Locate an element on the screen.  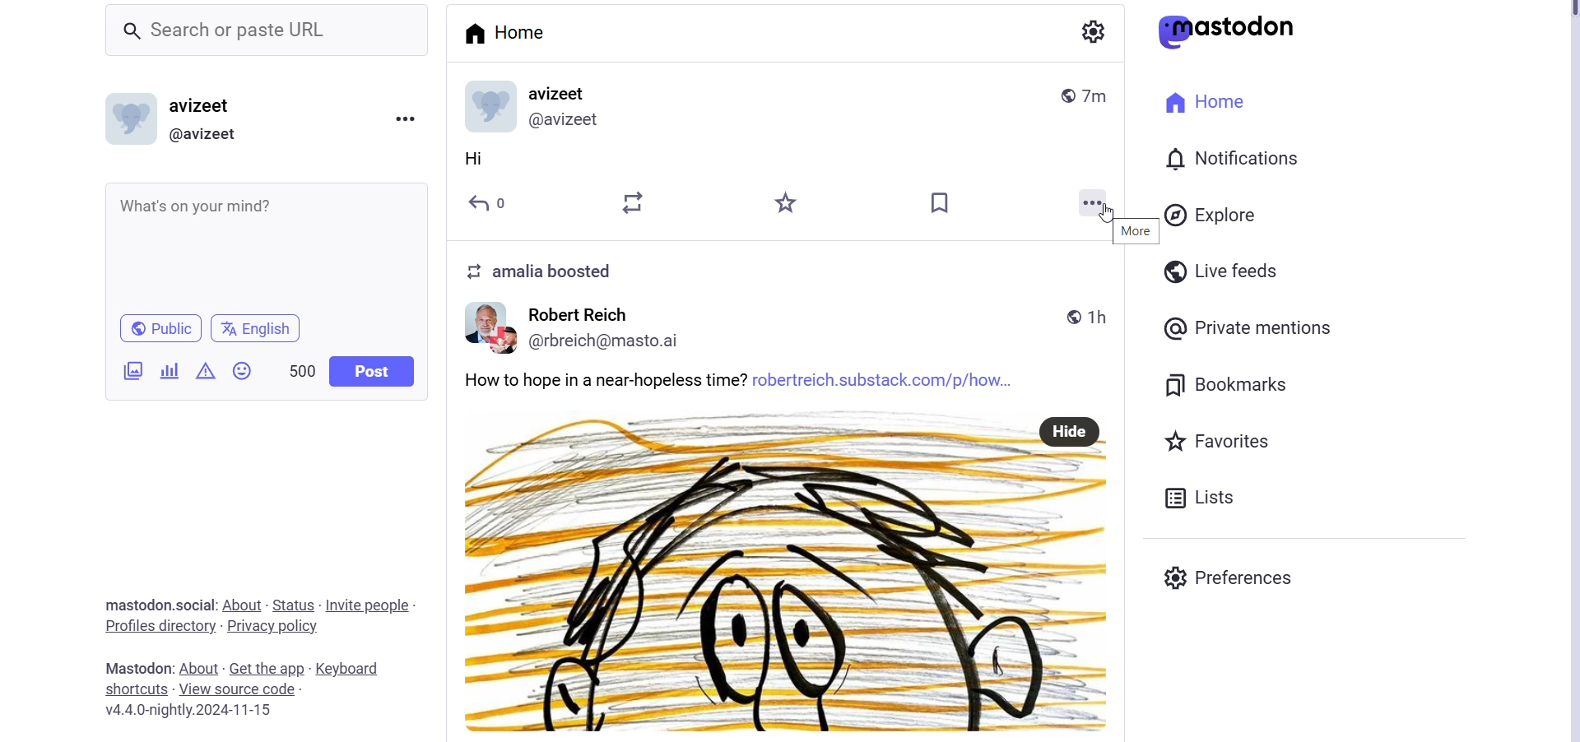
Posted Time is located at coordinates (1090, 93).